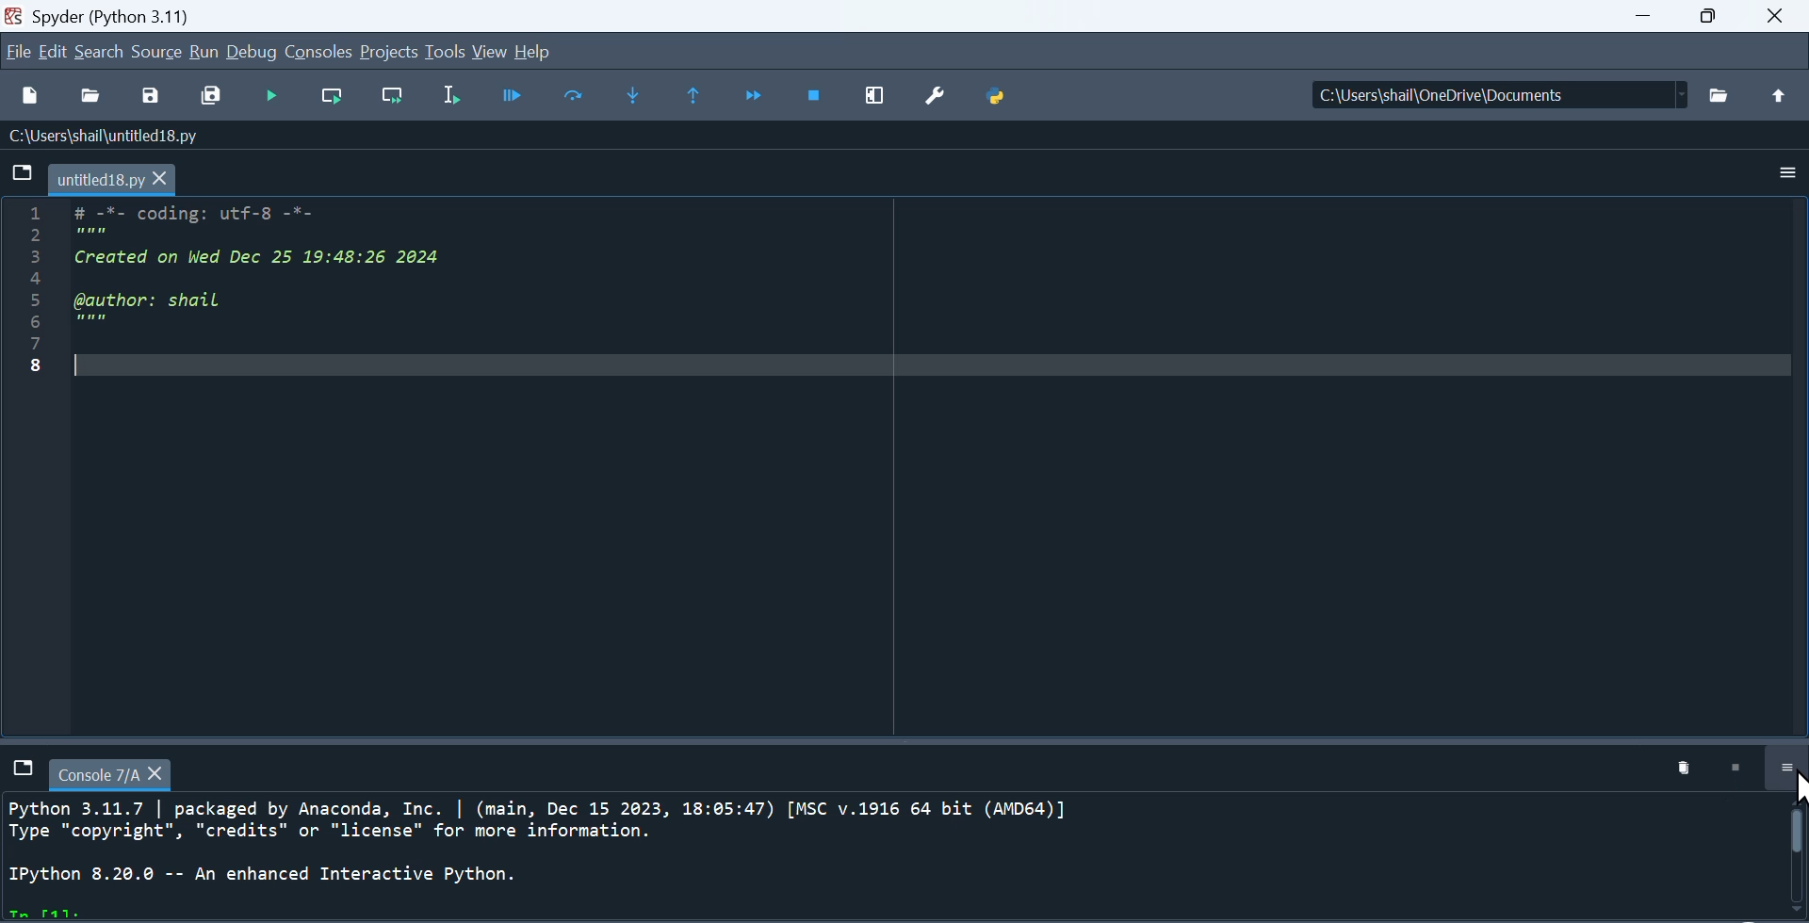 The width and height of the screenshot is (1809, 923). What do you see at coordinates (101, 54) in the screenshot?
I see `search` at bounding box center [101, 54].